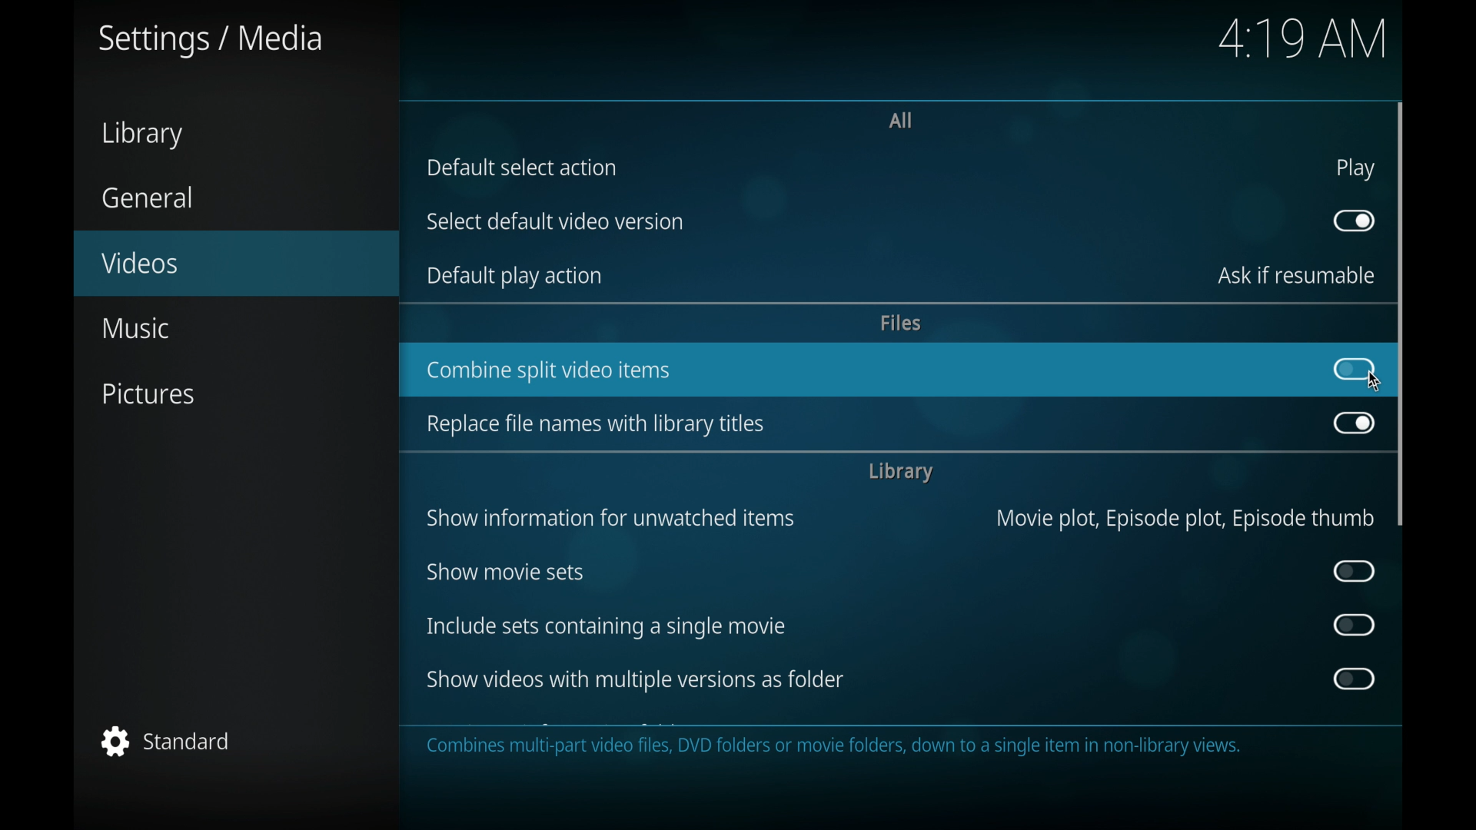  What do you see at coordinates (135, 329) in the screenshot?
I see `music` at bounding box center [135, 329].